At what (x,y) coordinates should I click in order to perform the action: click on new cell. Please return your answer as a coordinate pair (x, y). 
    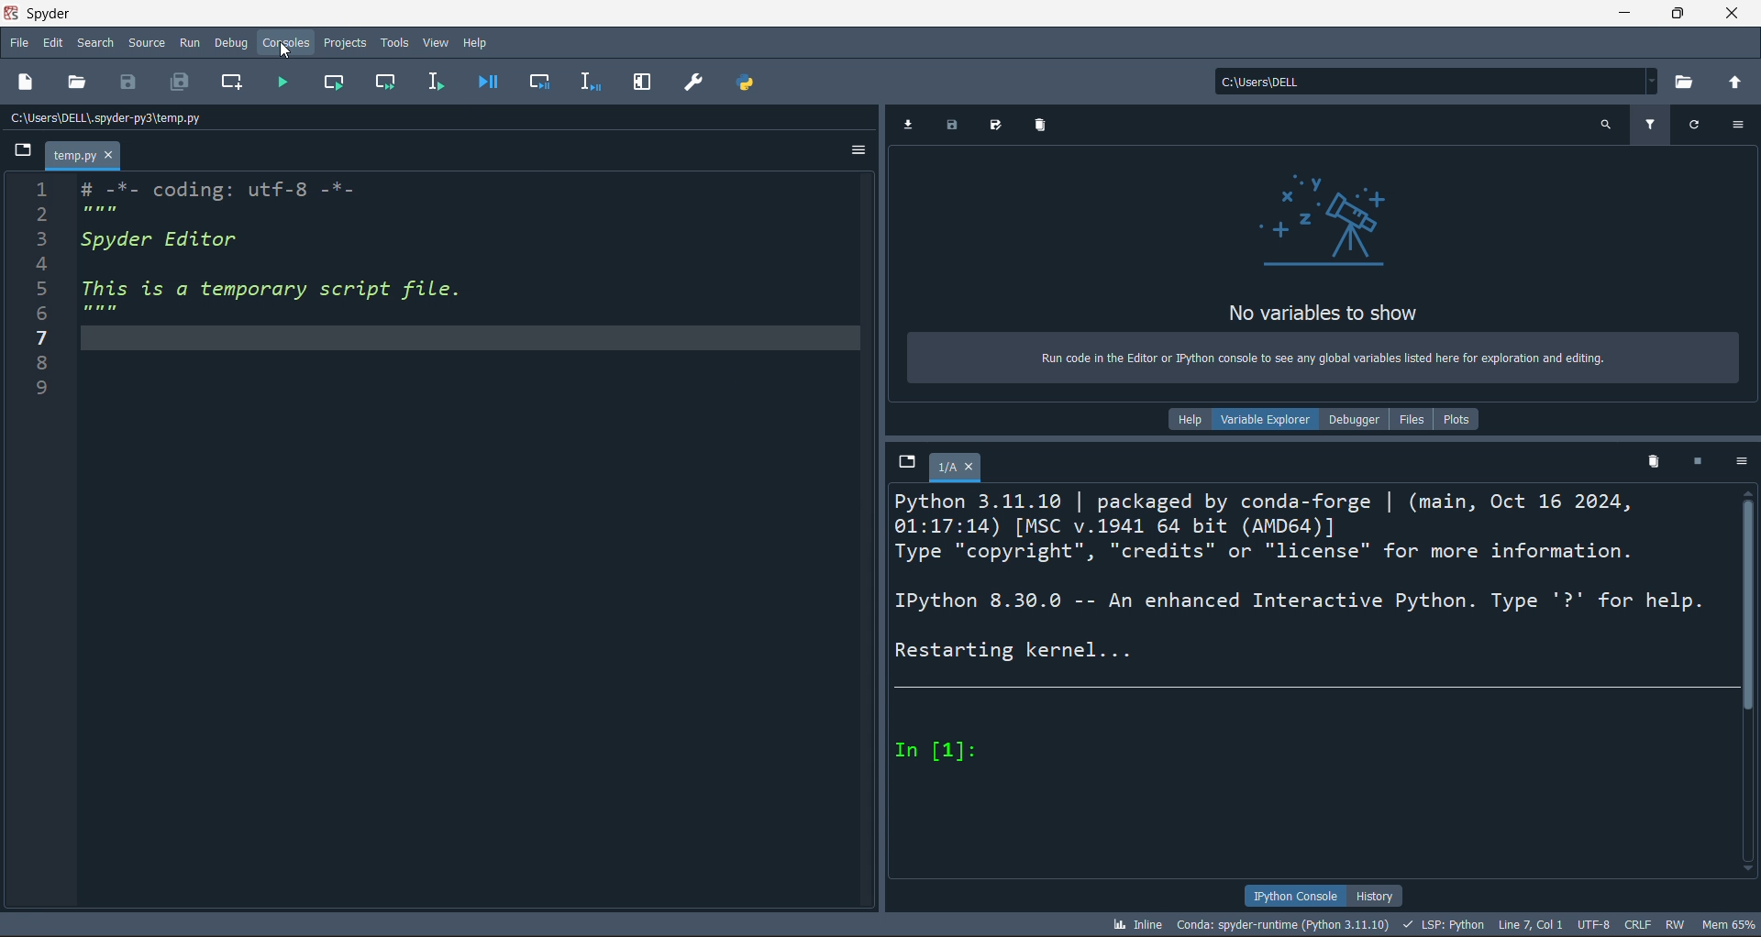
    Looking at the image, I should click on (230, 83).